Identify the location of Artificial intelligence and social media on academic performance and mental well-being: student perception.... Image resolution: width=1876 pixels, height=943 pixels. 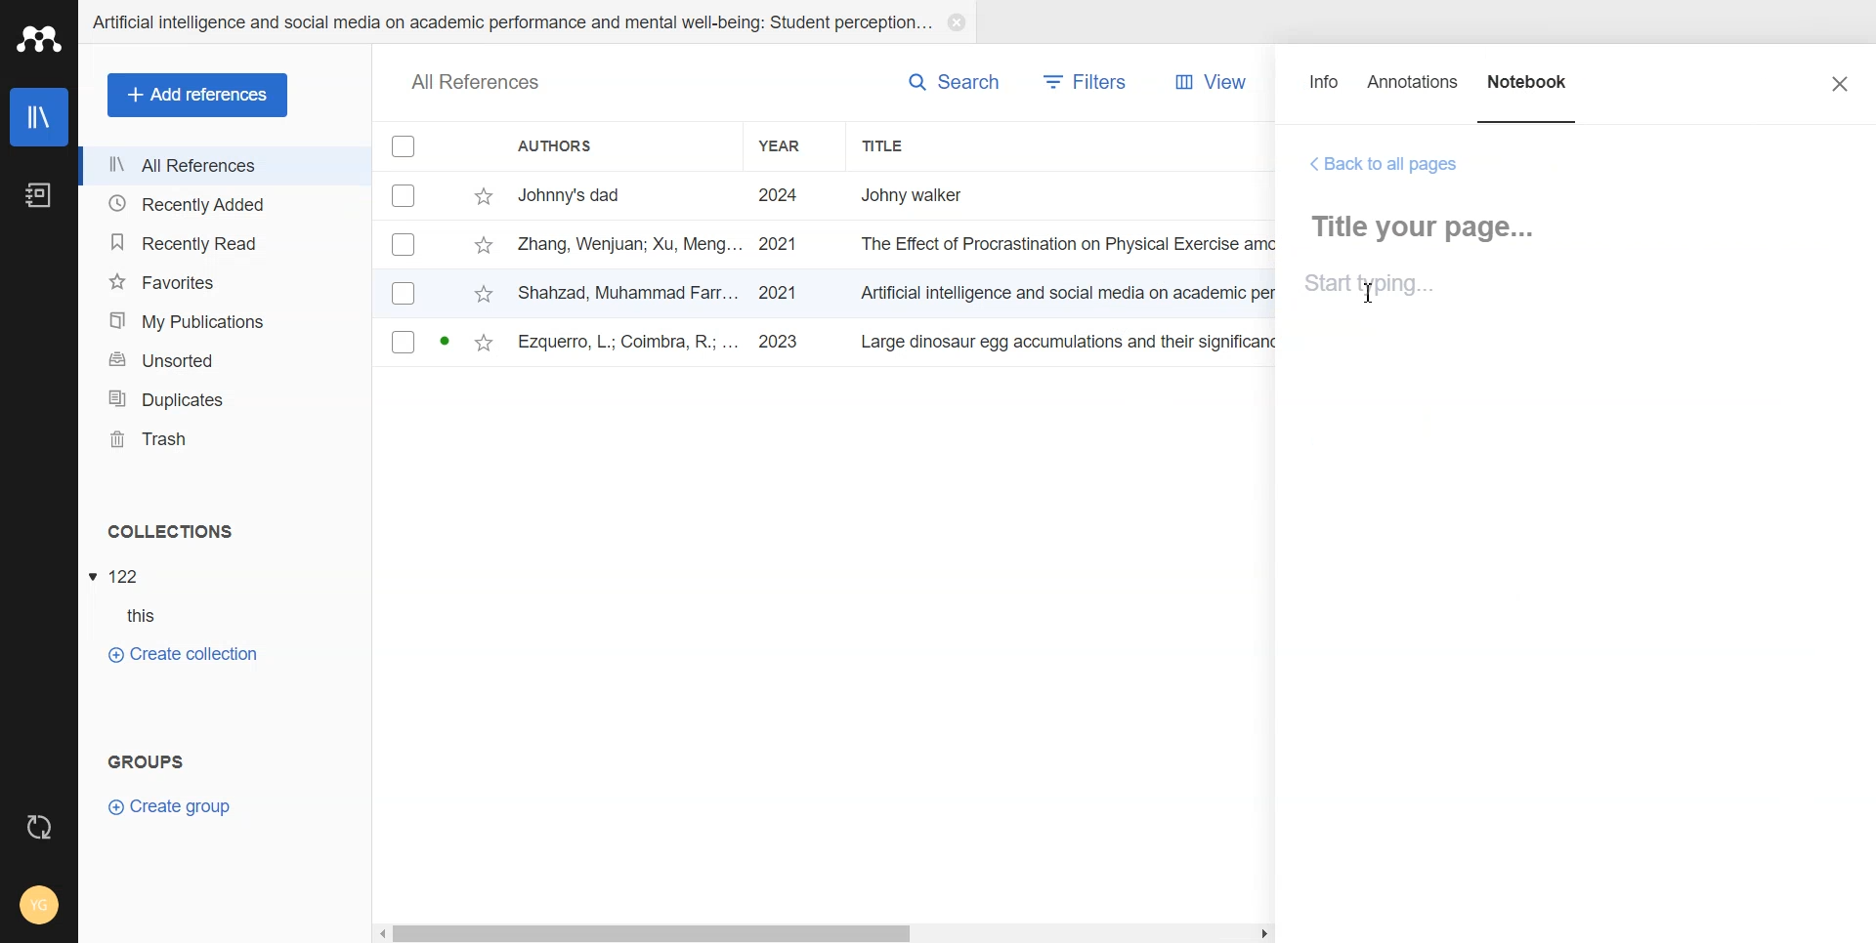
(510, 22).